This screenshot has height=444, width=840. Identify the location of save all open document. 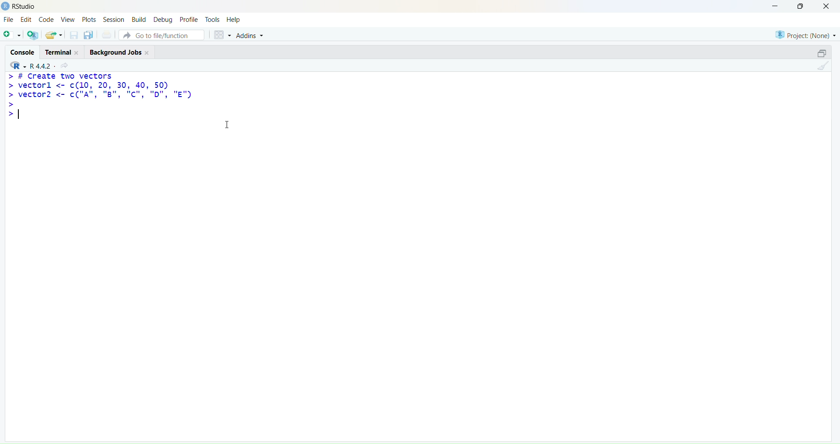
(89, 35).